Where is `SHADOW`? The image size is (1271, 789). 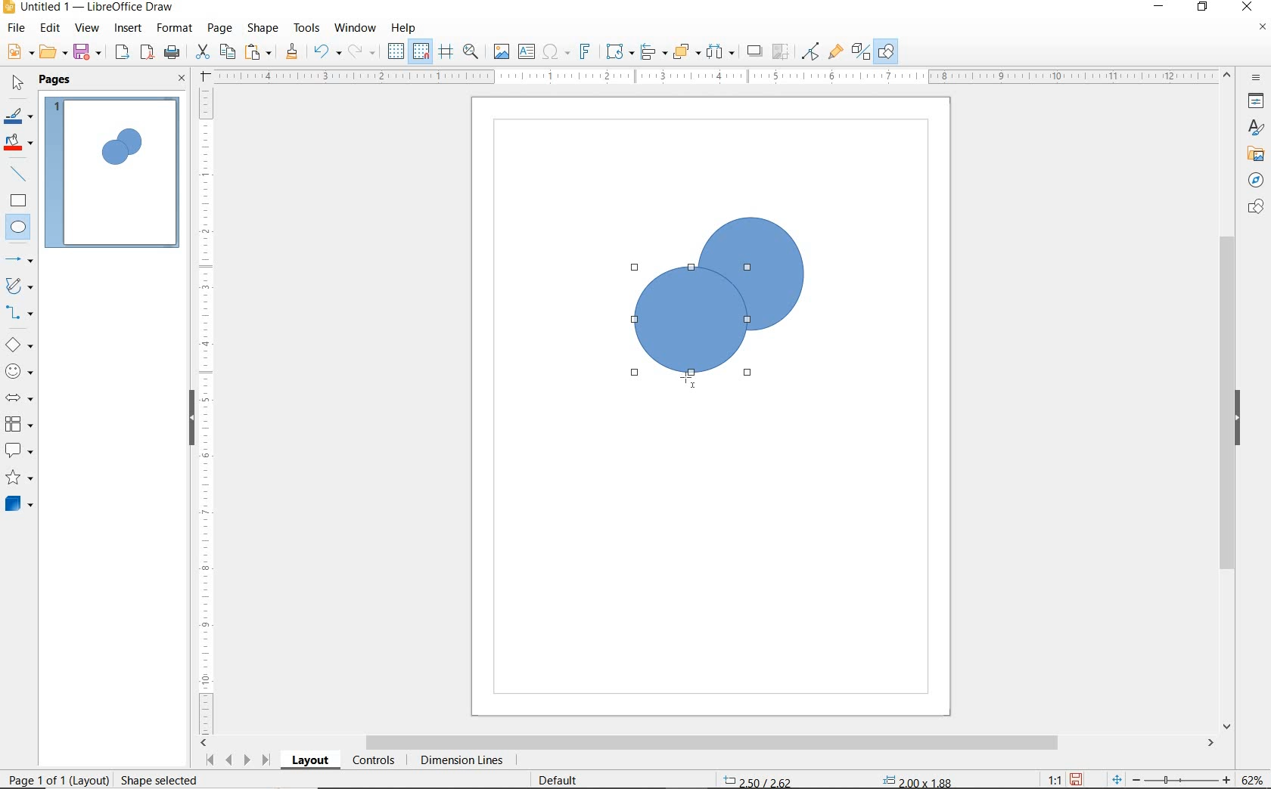
SHADOW is located at coordinates (755, 53).